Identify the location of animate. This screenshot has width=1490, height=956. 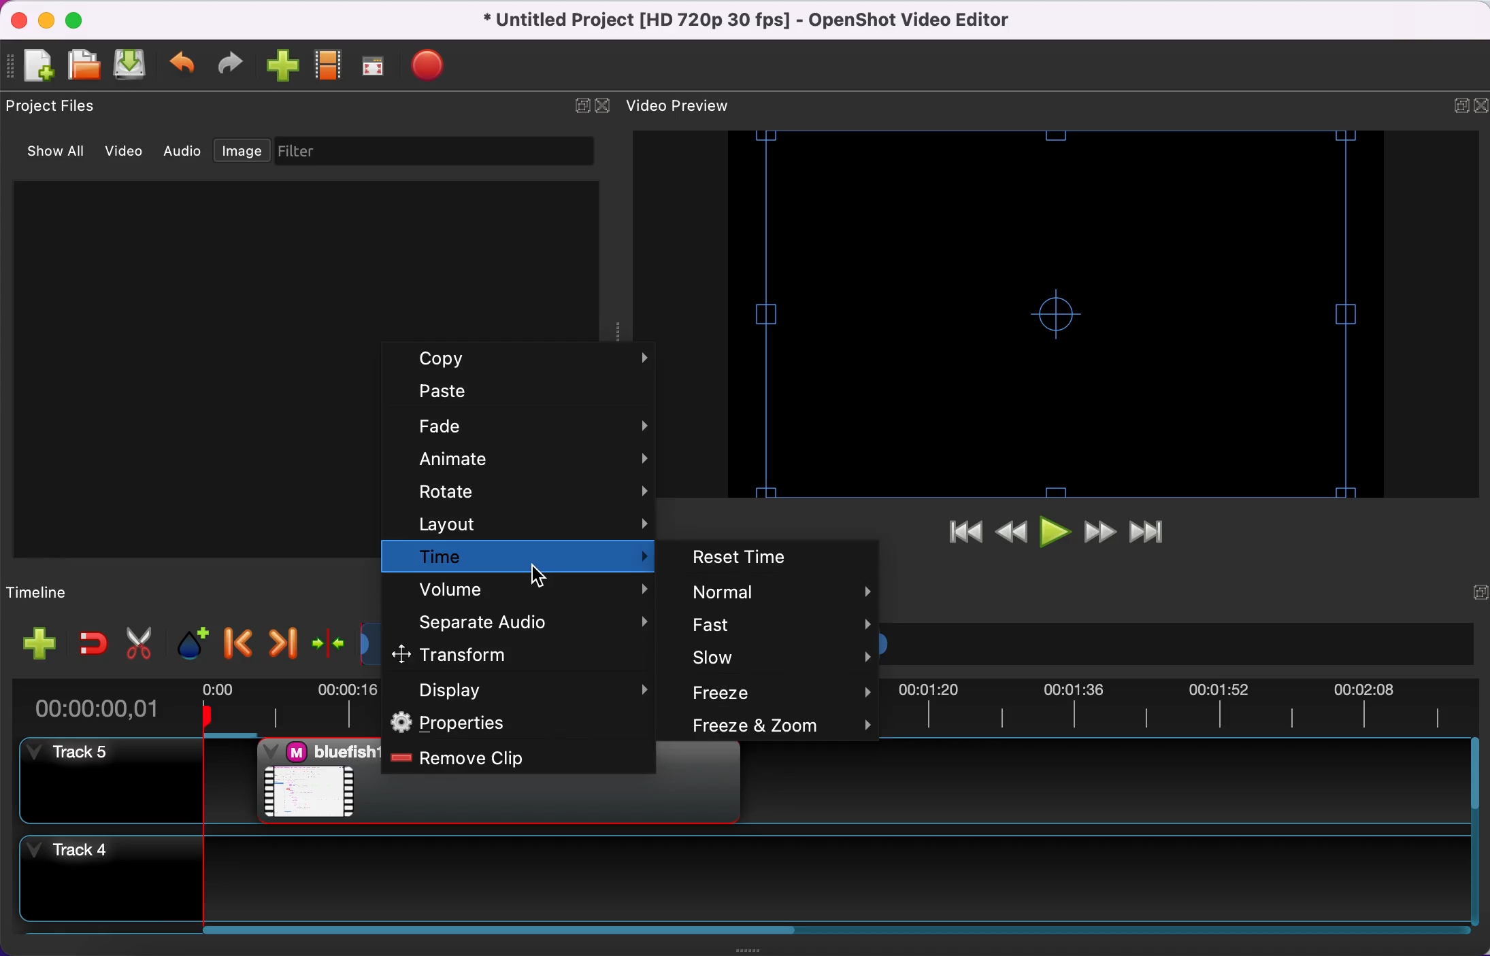
(531, 462).